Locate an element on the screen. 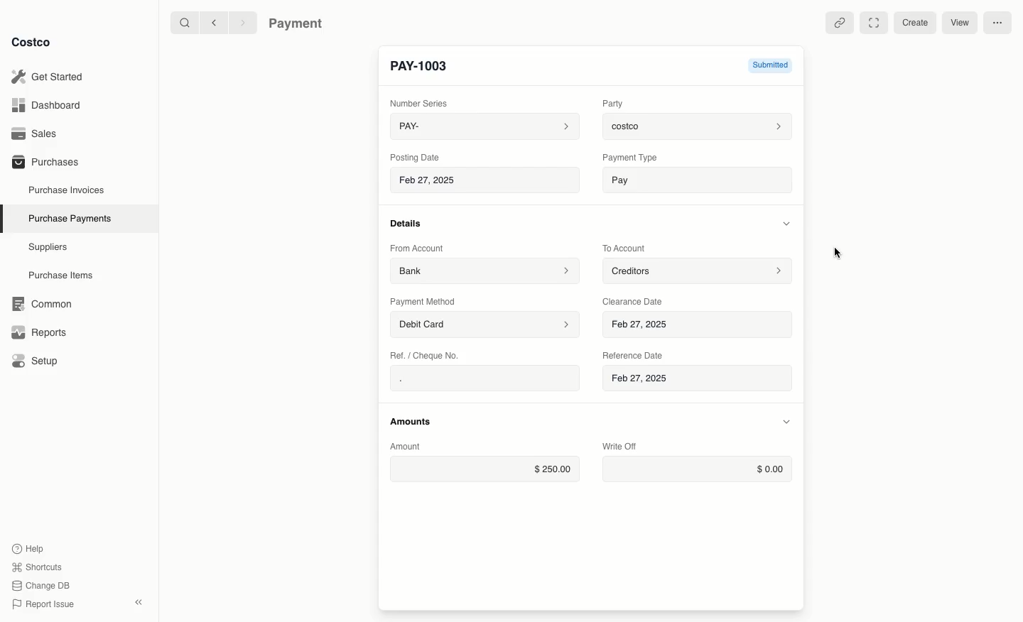 This screenshot has height=622, width=1023. From Account is located at coordinates (417, 248).